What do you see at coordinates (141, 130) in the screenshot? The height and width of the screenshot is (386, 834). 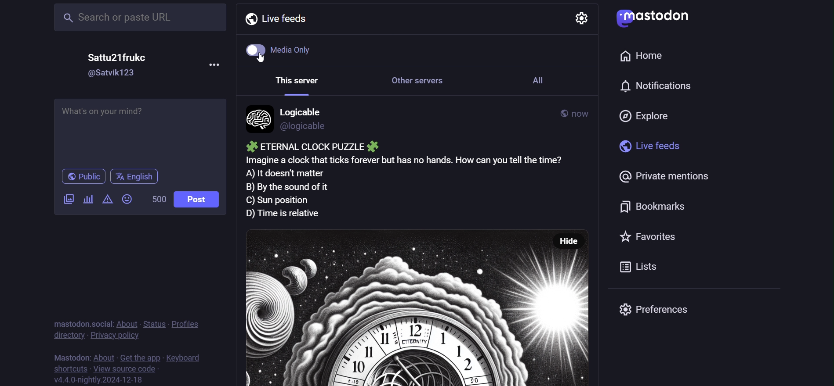 I see `What's on your mind?` at bounding box center [141, 130].